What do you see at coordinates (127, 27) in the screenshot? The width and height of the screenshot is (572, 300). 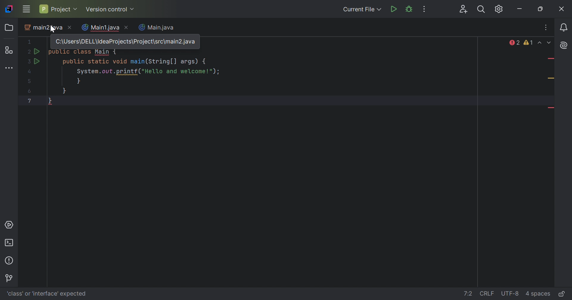 I see `Close` at bounding box center [127, 27].